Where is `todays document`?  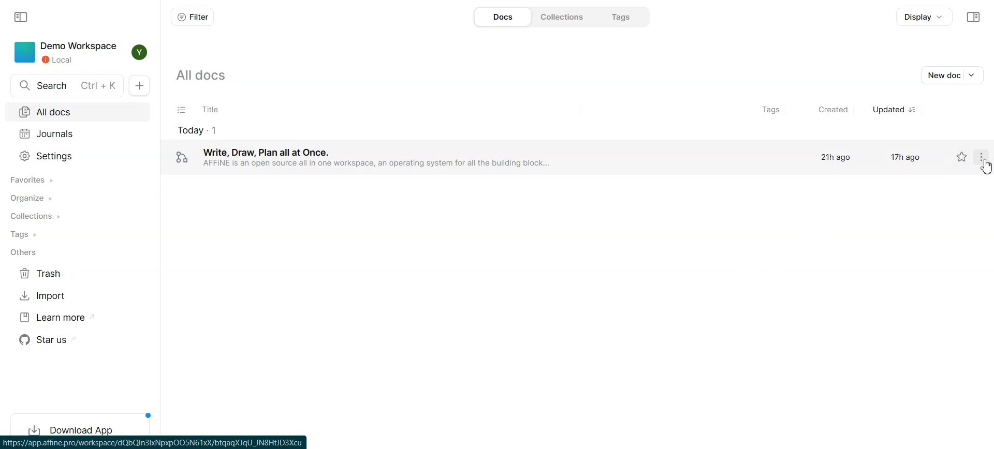 todays document is located at coordinates (201, 131).